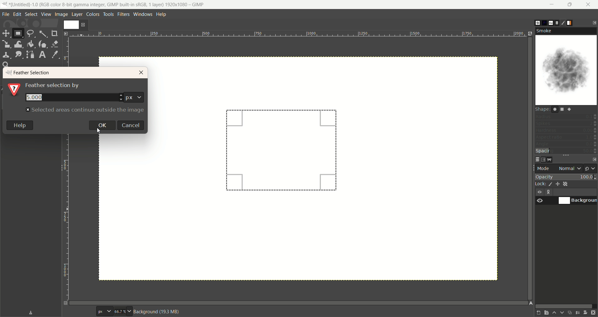  What do you see at coordinates (567, 67) in the screenshot?
I see `smoke` at bounding box center [567, 67].